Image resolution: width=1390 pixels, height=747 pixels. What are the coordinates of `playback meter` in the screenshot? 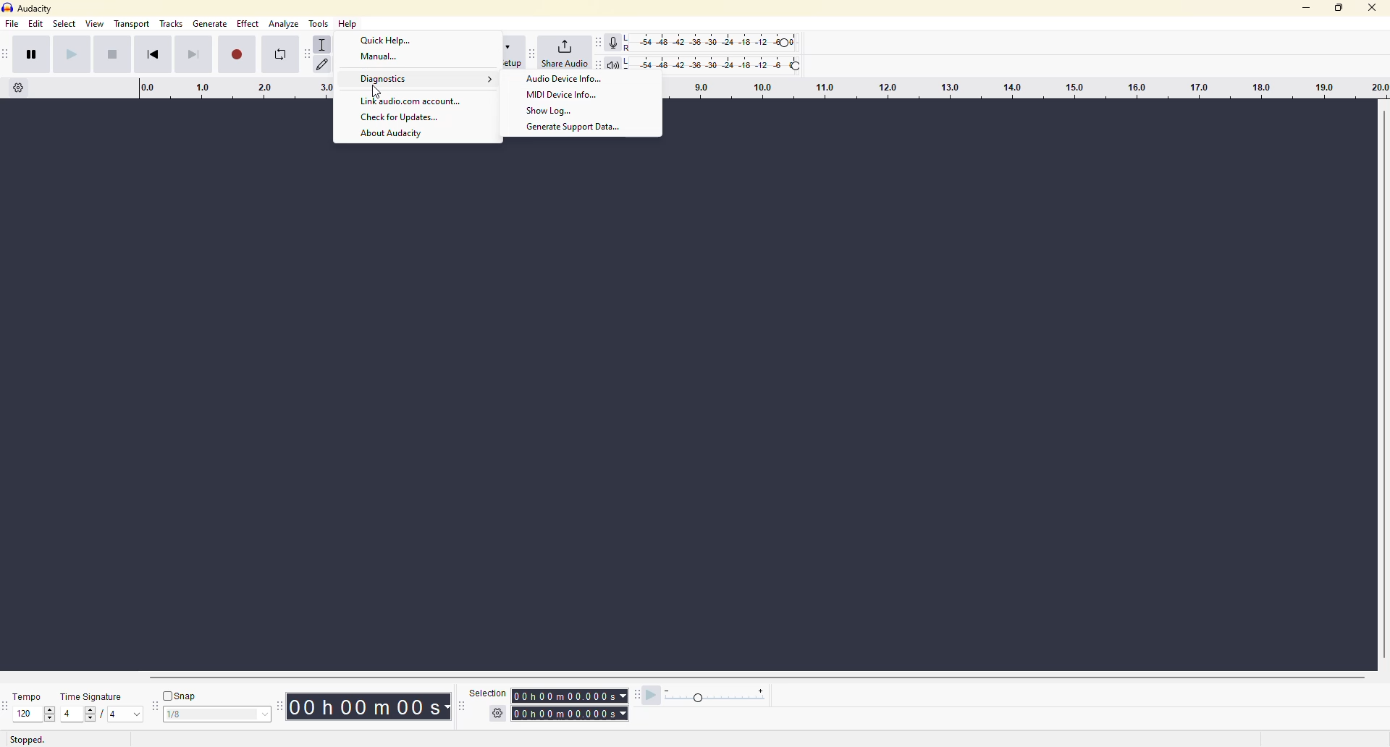 It's located at (618, 64).